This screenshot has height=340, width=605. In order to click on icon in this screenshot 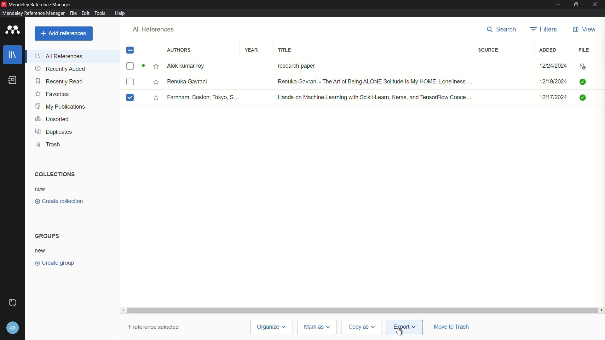, I will do `click(582, 66)`.